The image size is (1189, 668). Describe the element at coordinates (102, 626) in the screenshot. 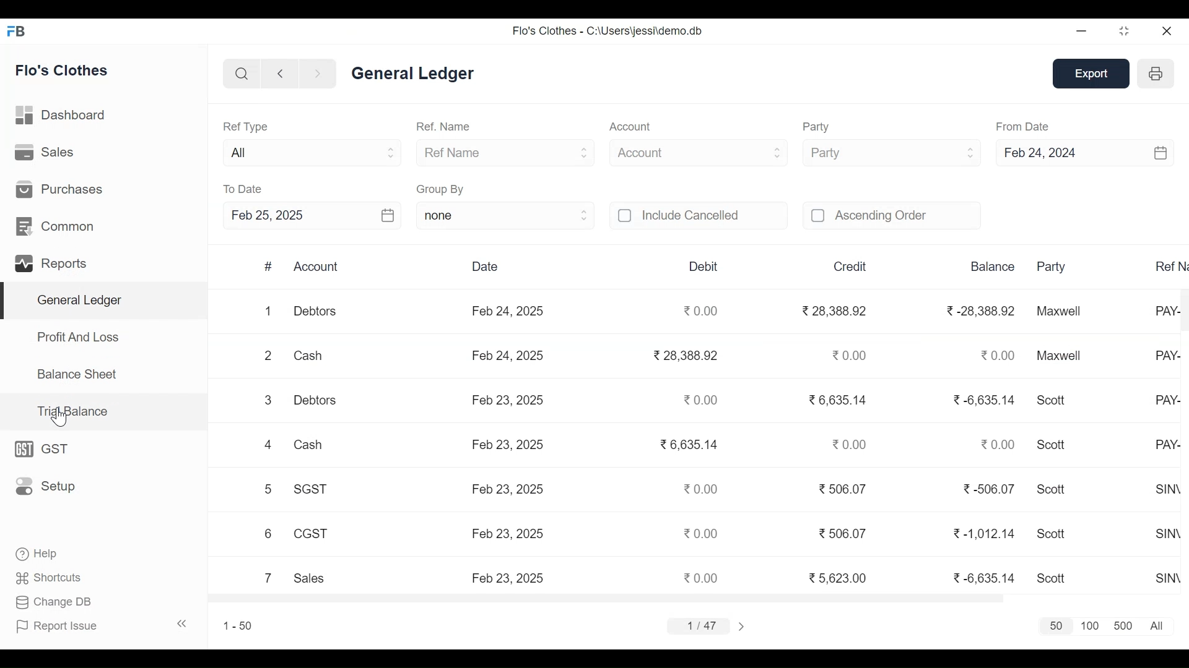

I see `Report Issue` at that location.